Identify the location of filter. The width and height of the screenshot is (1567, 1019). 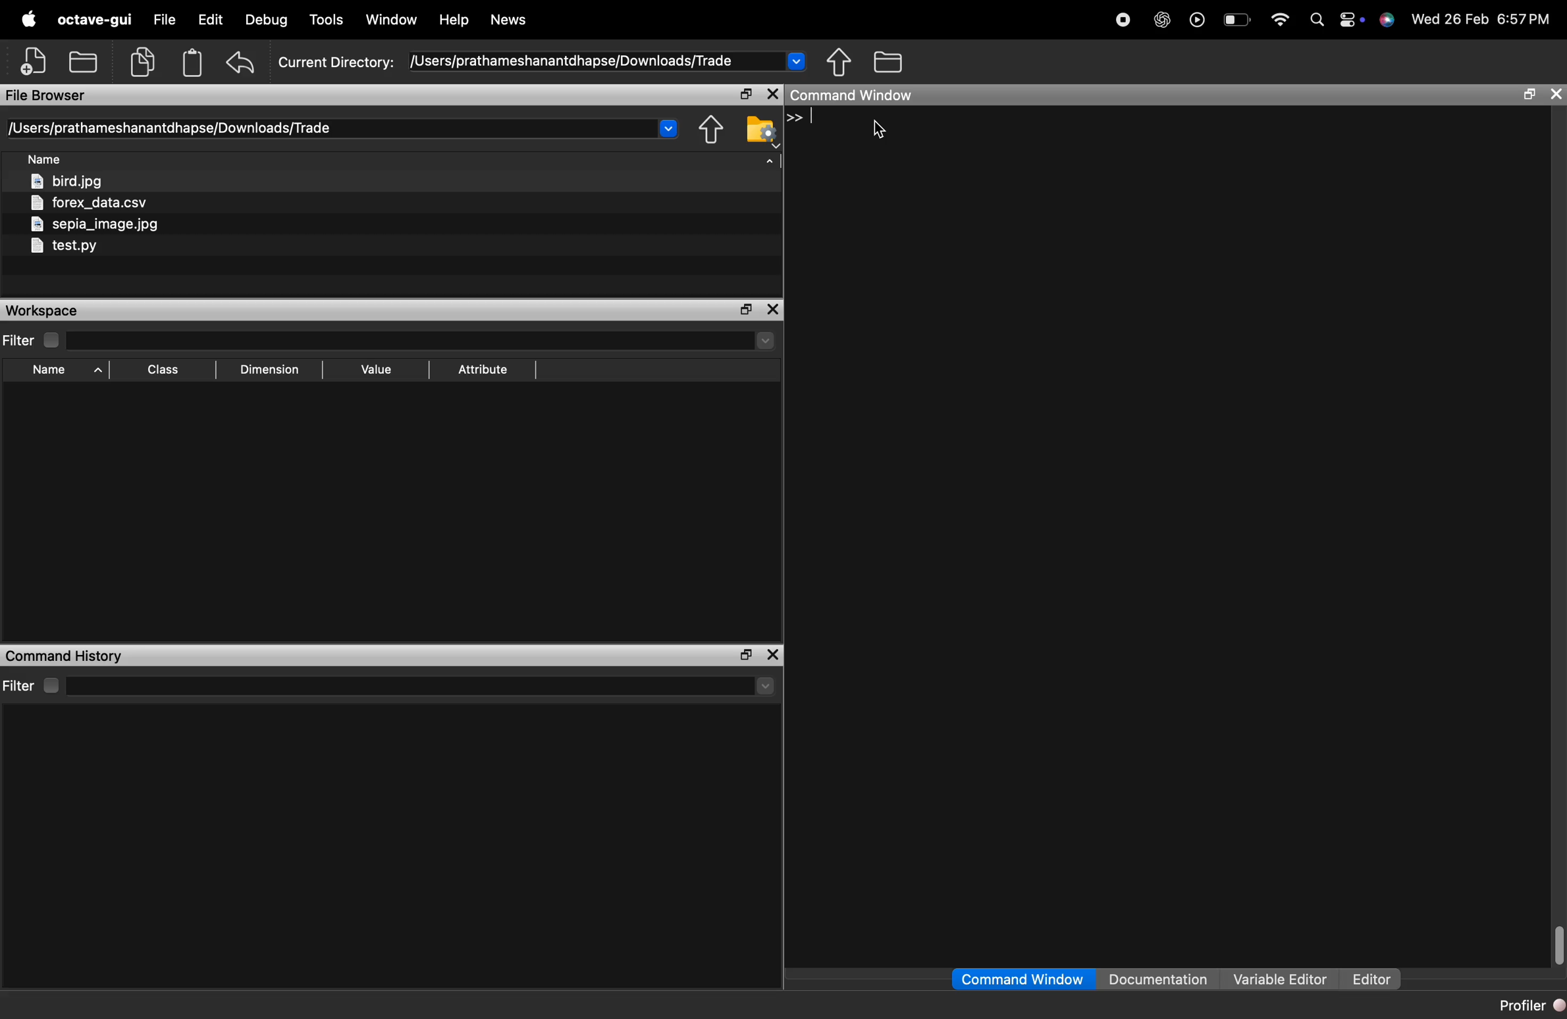
(32, 686).